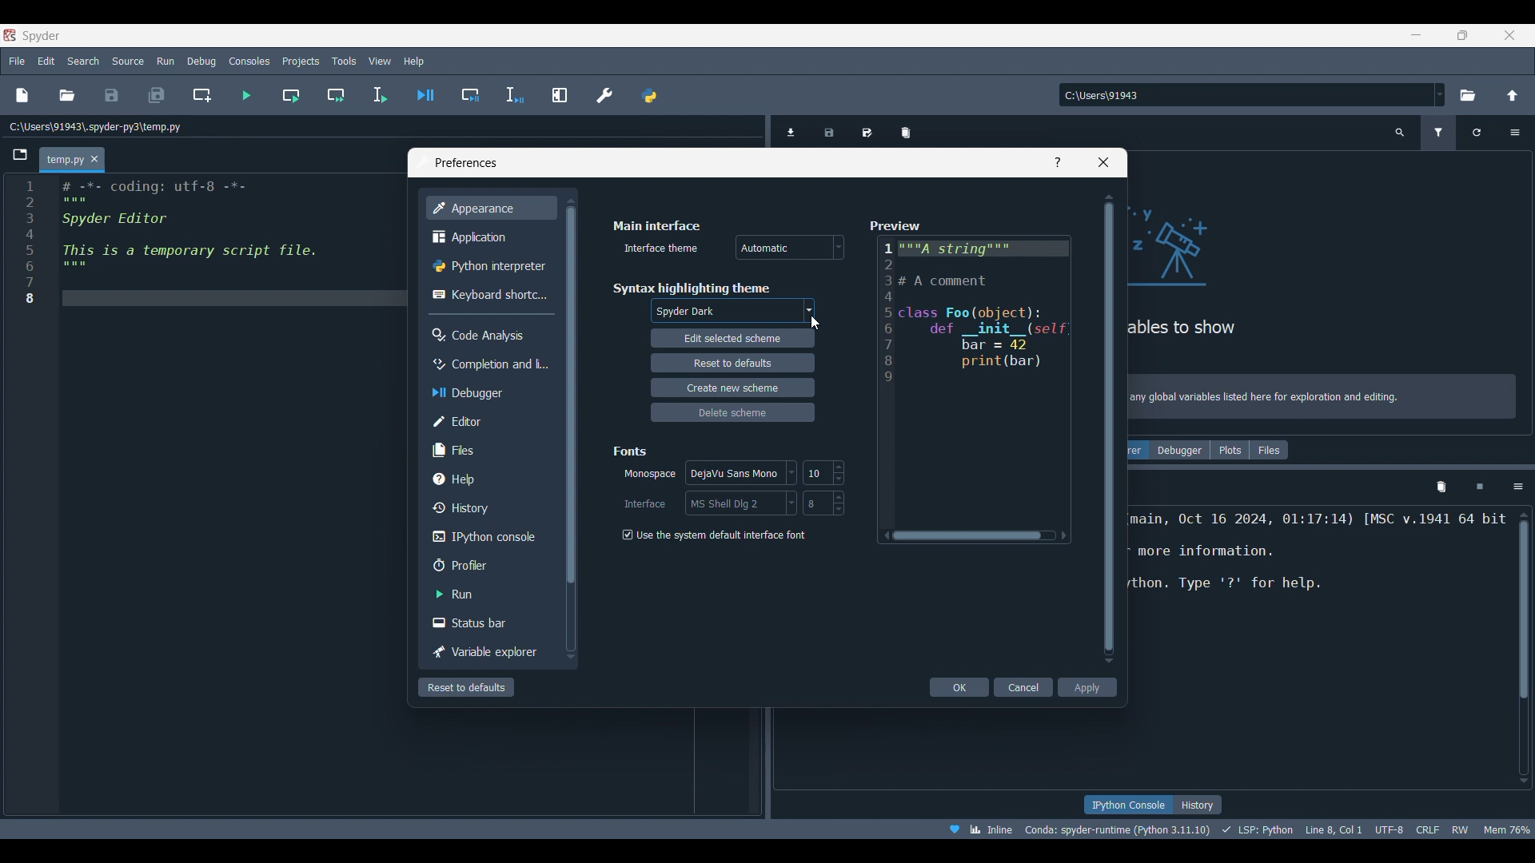 This screenshot has width=1535, height=863. I want to click on Debugger, so click(489, 393).